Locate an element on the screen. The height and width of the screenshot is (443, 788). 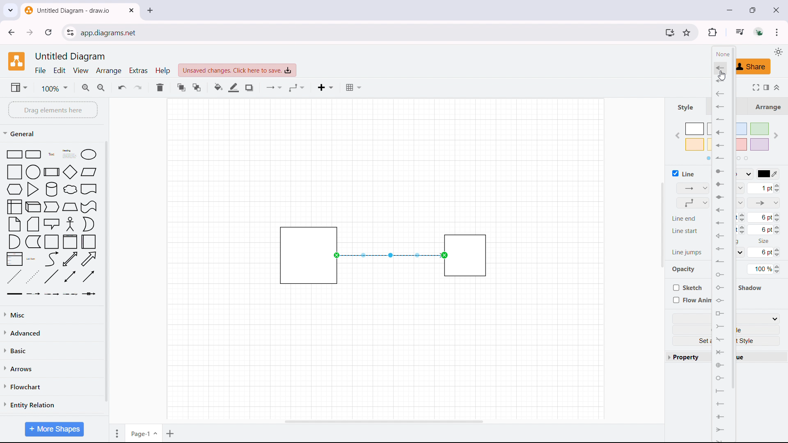
view site information is located at coordinates (70, 32).